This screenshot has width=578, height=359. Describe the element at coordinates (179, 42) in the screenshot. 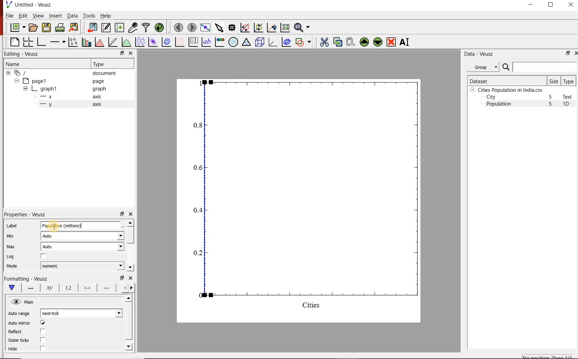

I see `plot a vector field` at that location.